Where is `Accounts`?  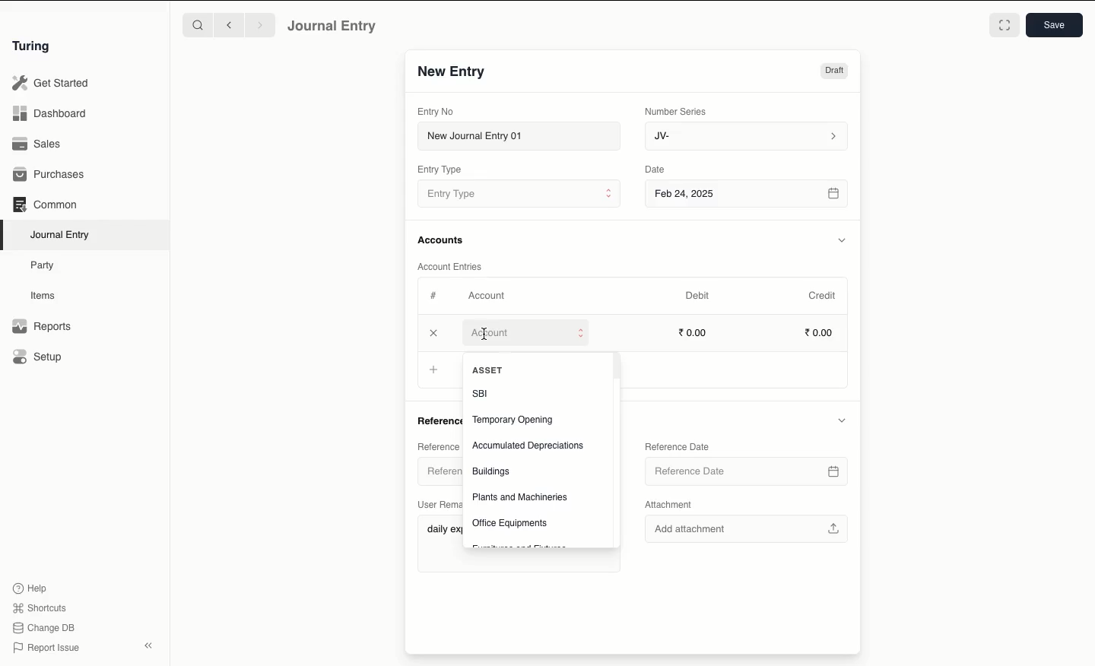 Accounts is located at coordinates (442, 240).